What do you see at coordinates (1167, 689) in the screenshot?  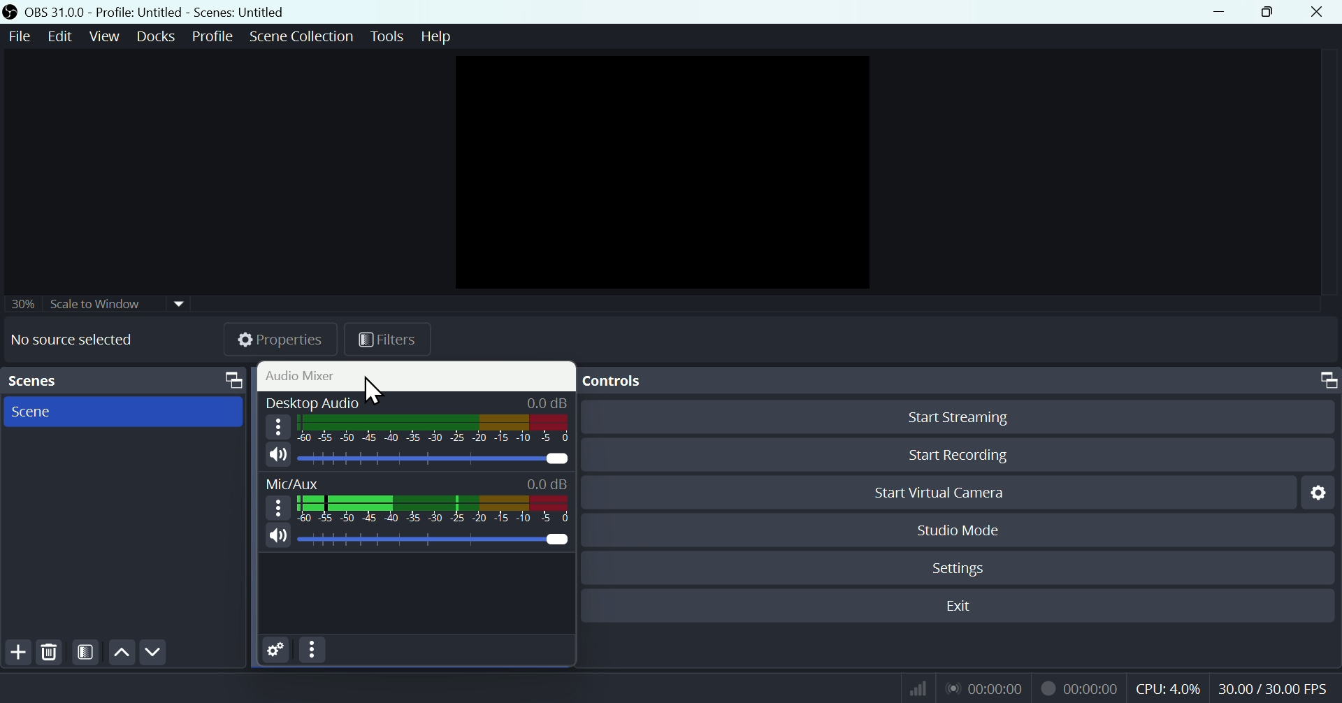 I see `CPU Usage` at bounding box center [1167, 689].